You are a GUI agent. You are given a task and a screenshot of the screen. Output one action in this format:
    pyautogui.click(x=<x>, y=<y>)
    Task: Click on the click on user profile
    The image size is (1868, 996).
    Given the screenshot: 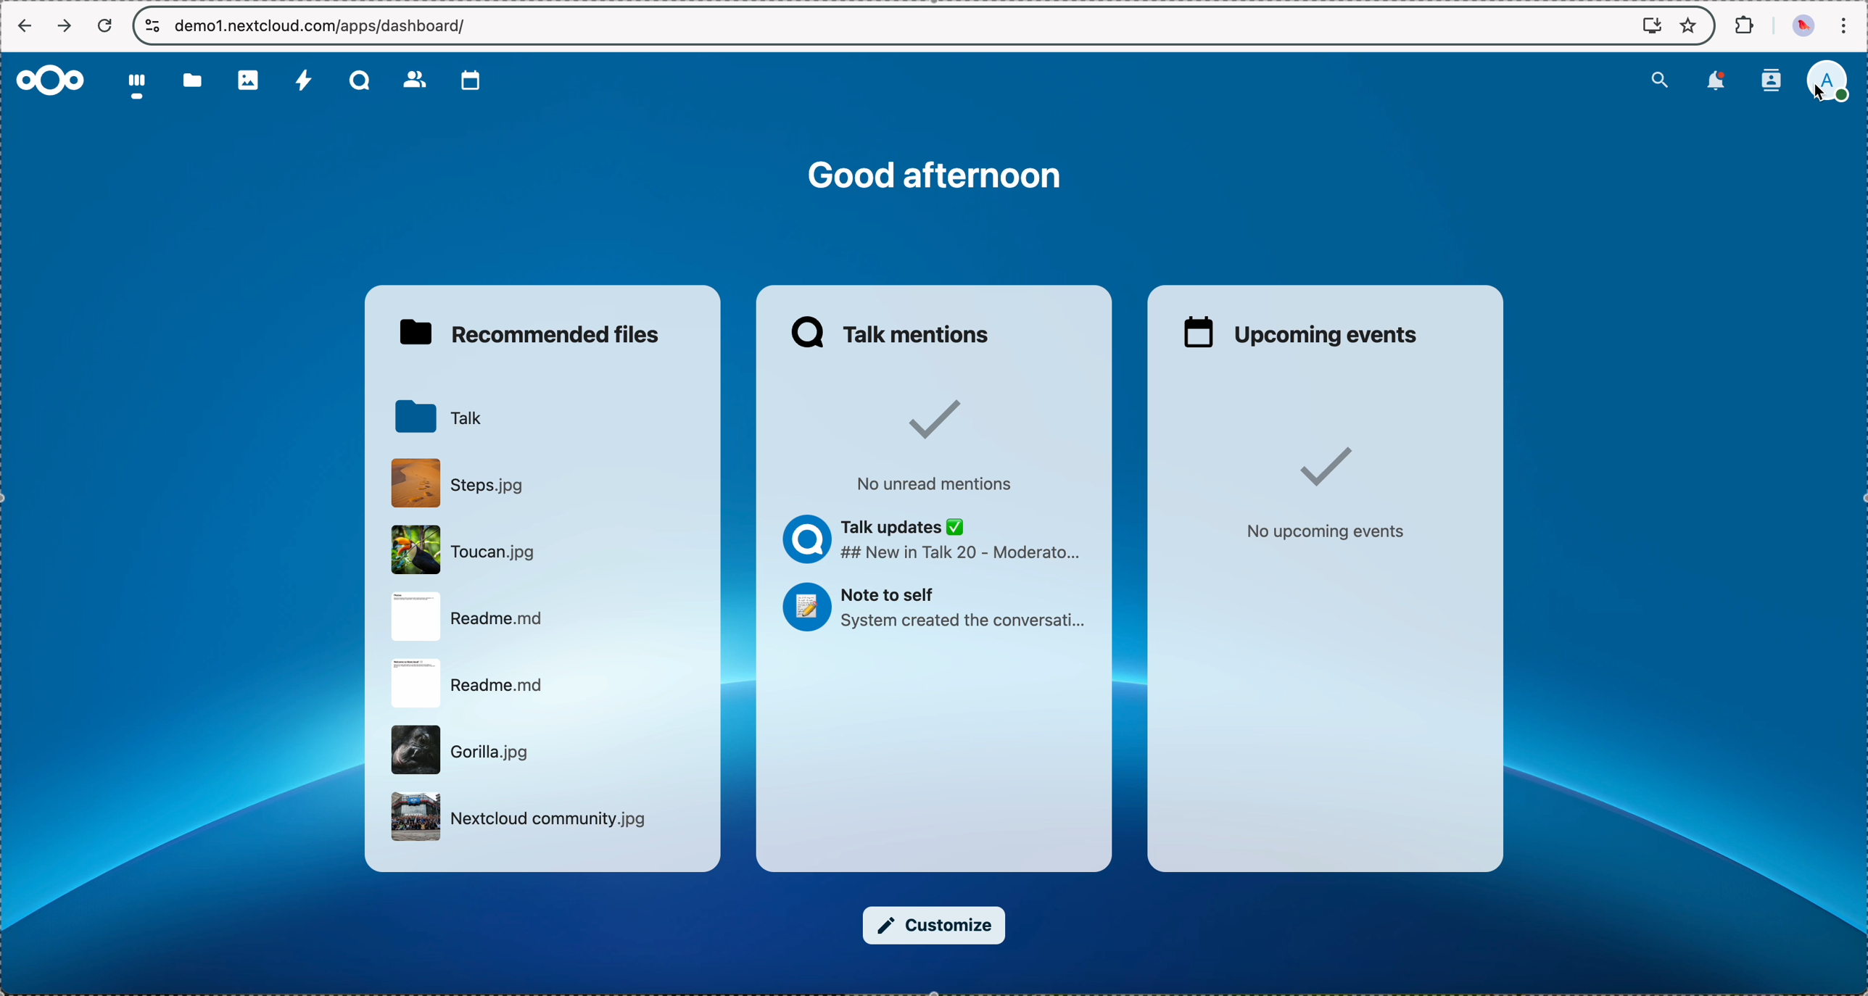 What is the action you would take?
    pyautogui.click(x=1827, y=83)
    